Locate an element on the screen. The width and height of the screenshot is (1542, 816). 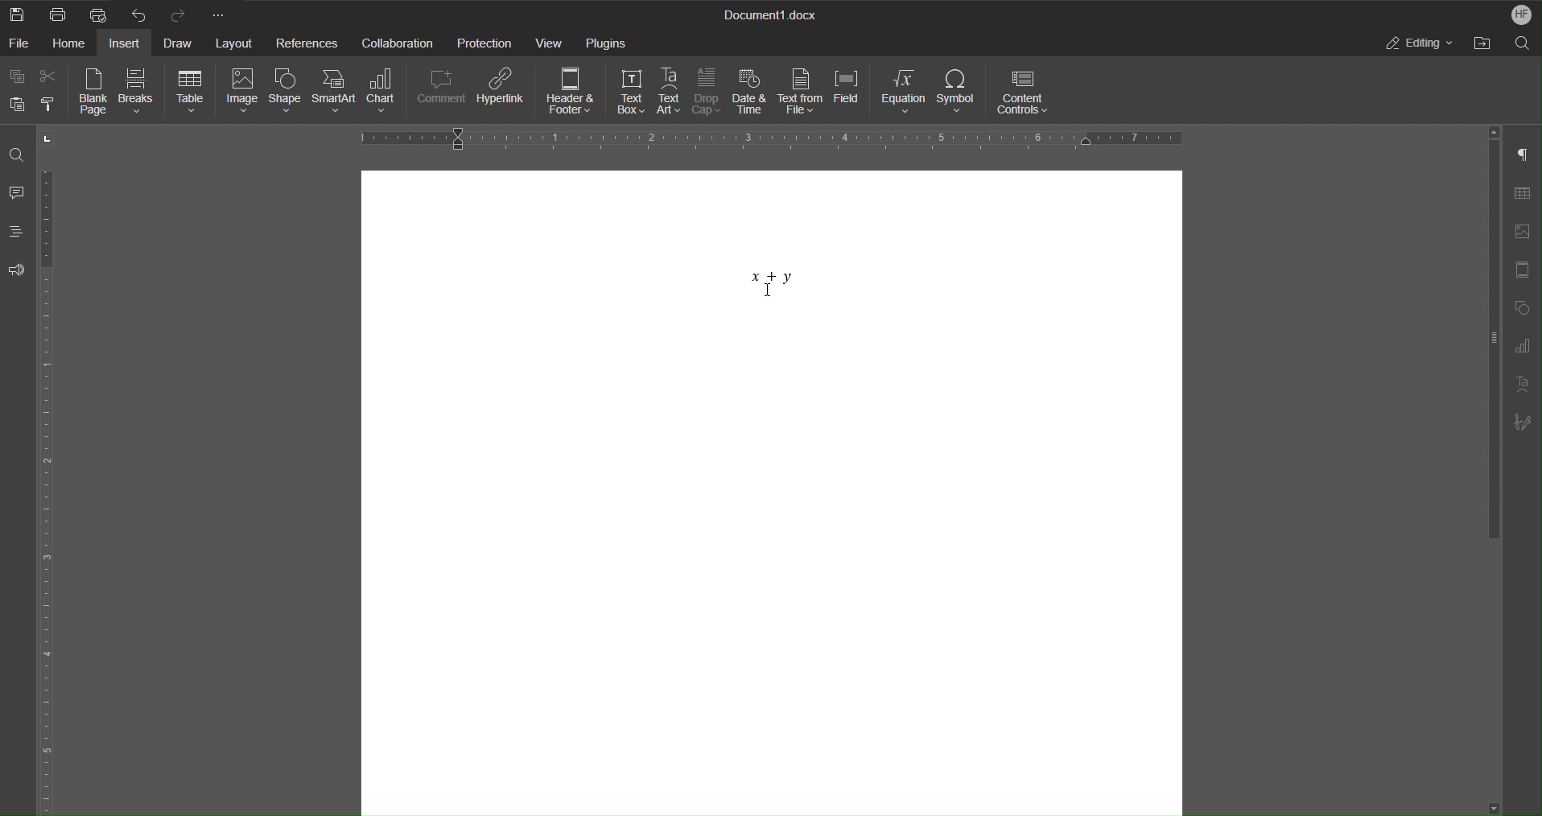
Document Title is located at coordinates (770, 13).